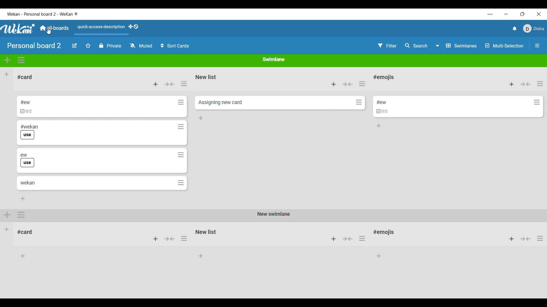 This screenshot has height=307, width=547. Describe the element at coordinates (456, 45) in the screenshot. I see `Board view options` at that location.